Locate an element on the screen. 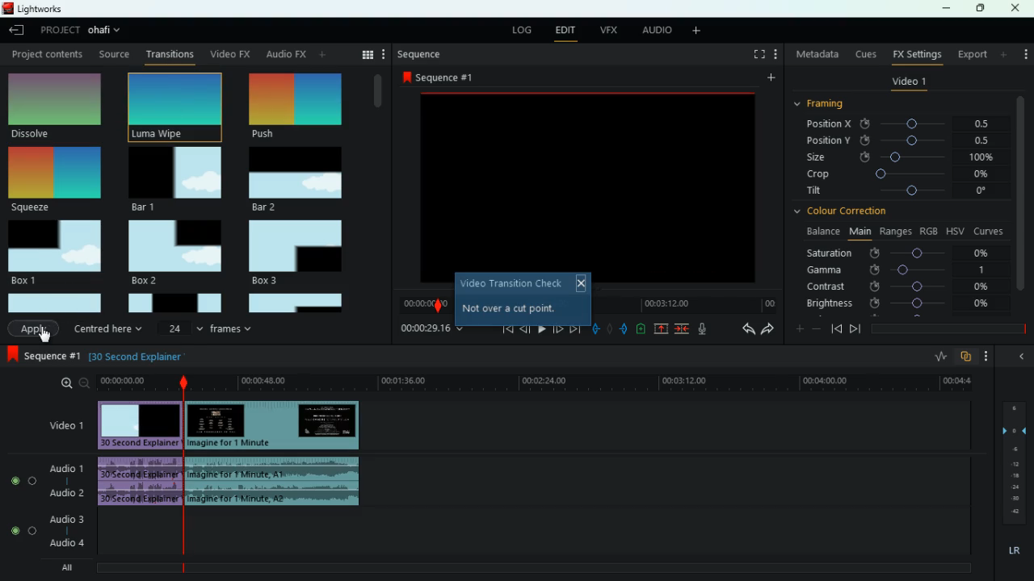 Image resolution: width=1034 pixels, height=581 pixels. dissolve is located at coordinates (56, 107).